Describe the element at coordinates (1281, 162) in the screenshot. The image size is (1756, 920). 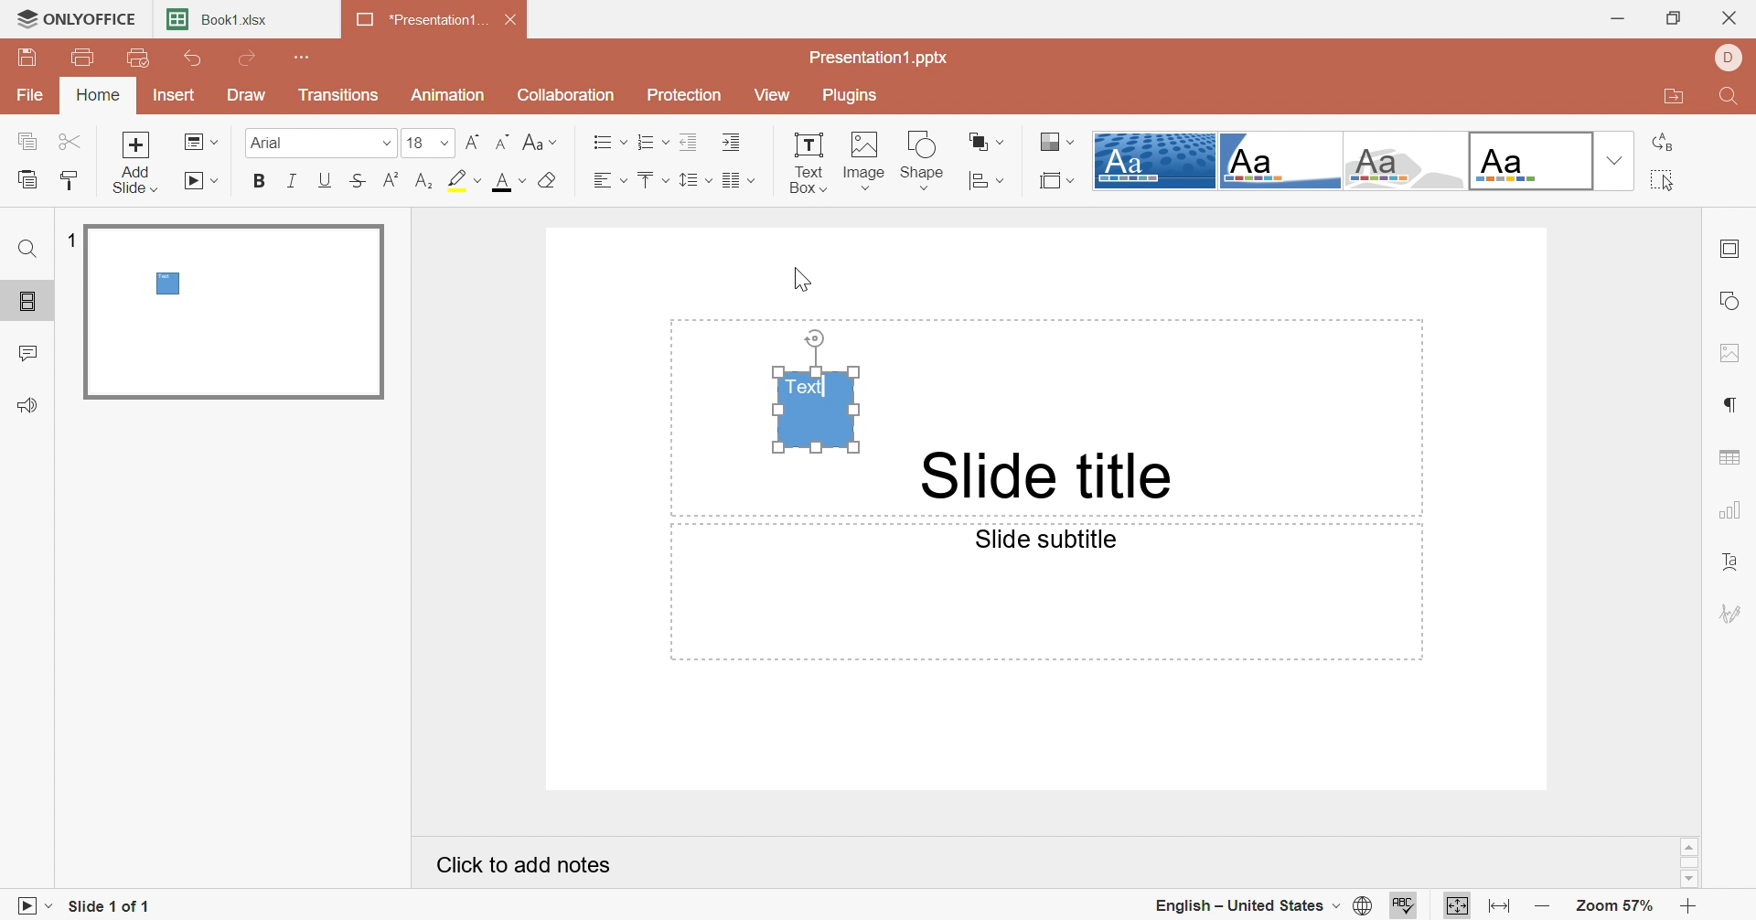
I see `Corner` at that location.